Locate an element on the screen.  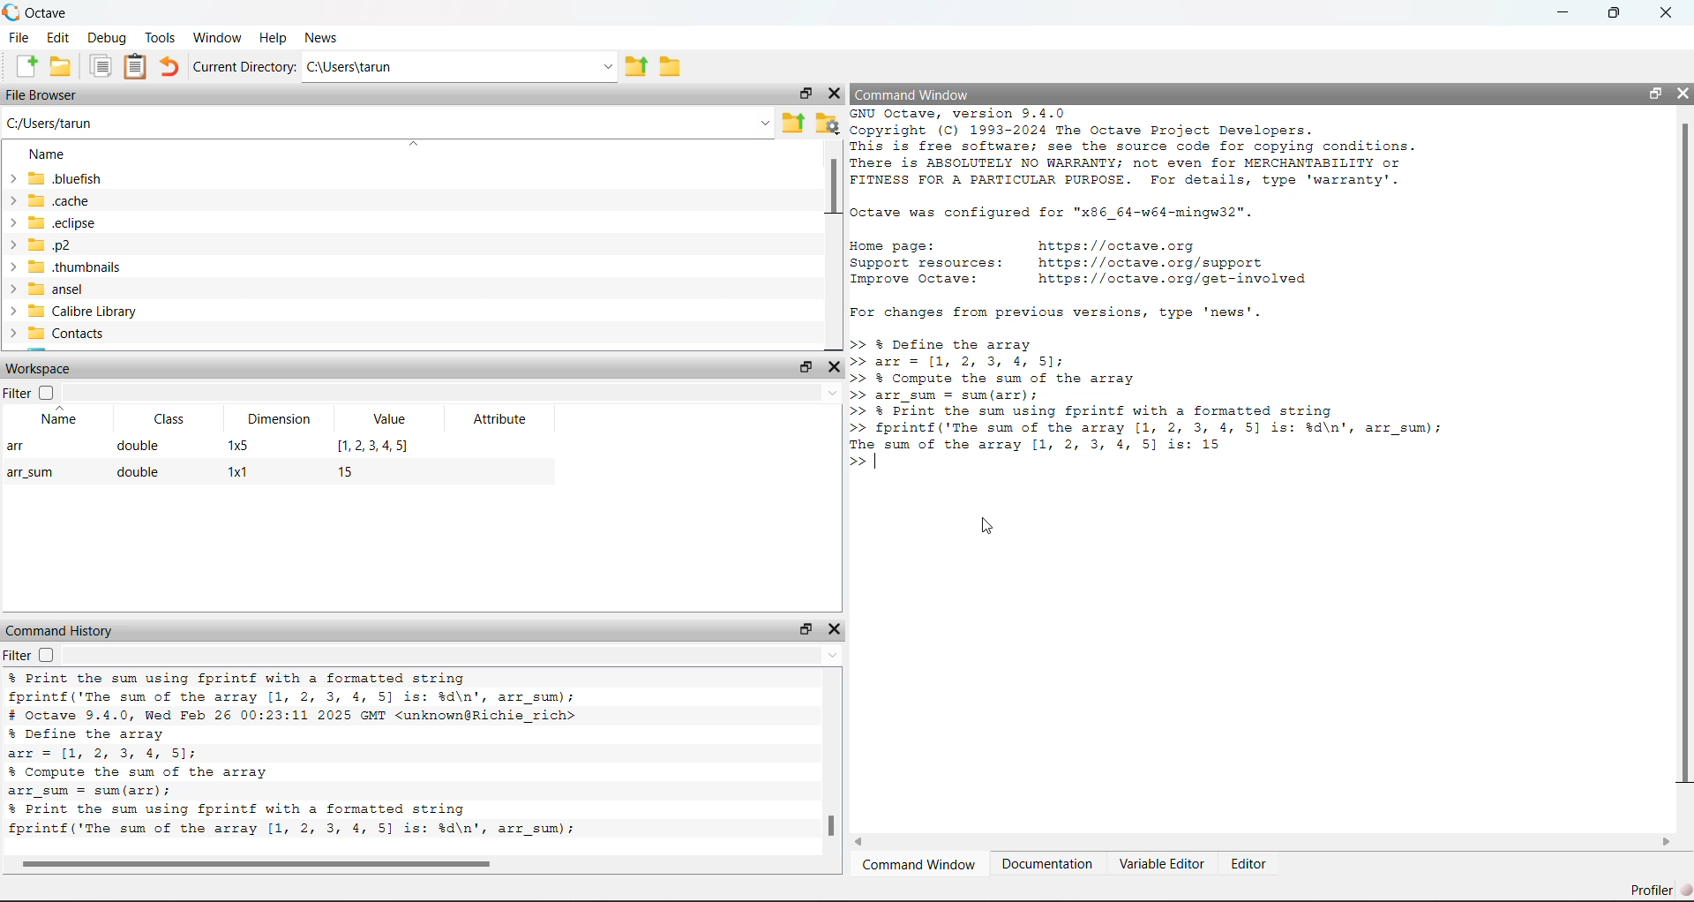
Scrollbar left is located at coordinates (867, 843).